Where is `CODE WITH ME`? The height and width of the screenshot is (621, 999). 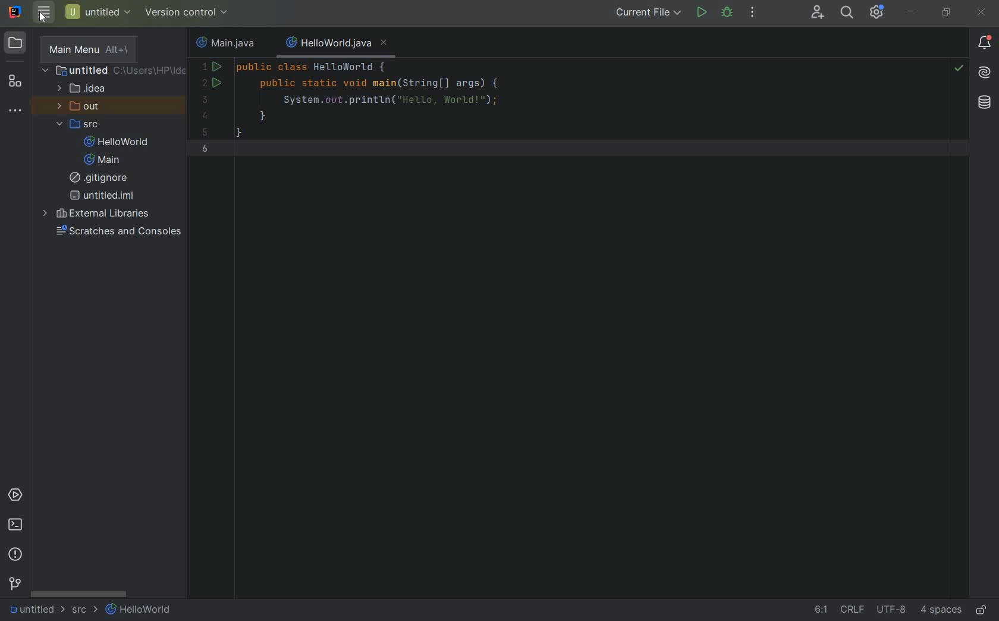
CODE WITH ME is located at coordinates (818, 12).